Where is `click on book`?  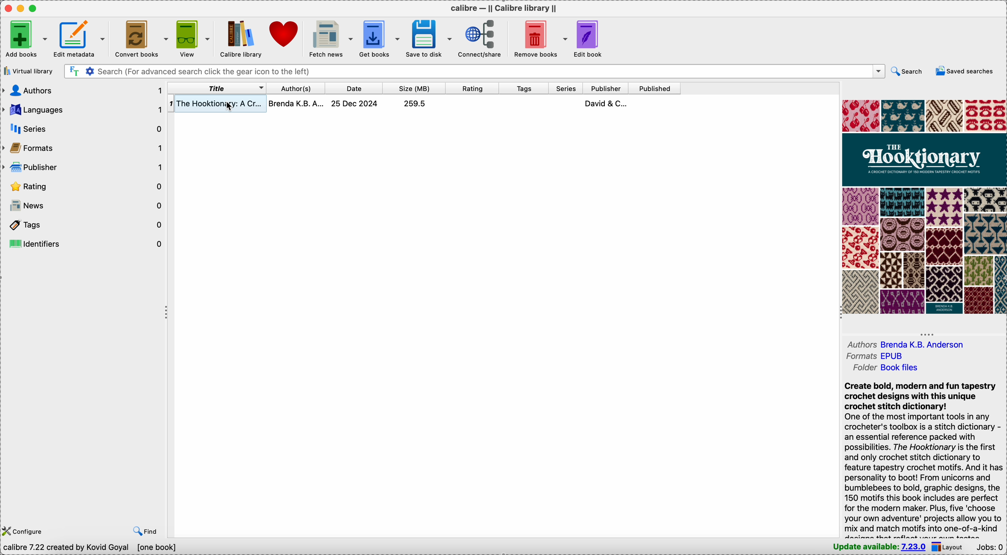
click on book is located at coordinates (424, 105).